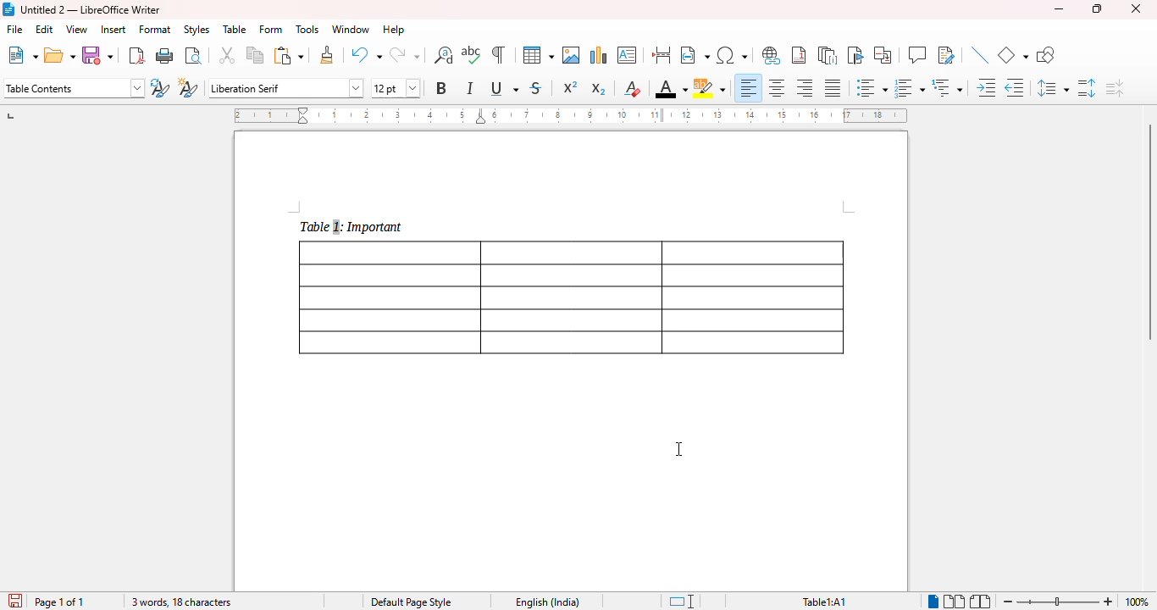 This screenshot has height=610, width=1157. I want to click on font name, so click(285, 89).